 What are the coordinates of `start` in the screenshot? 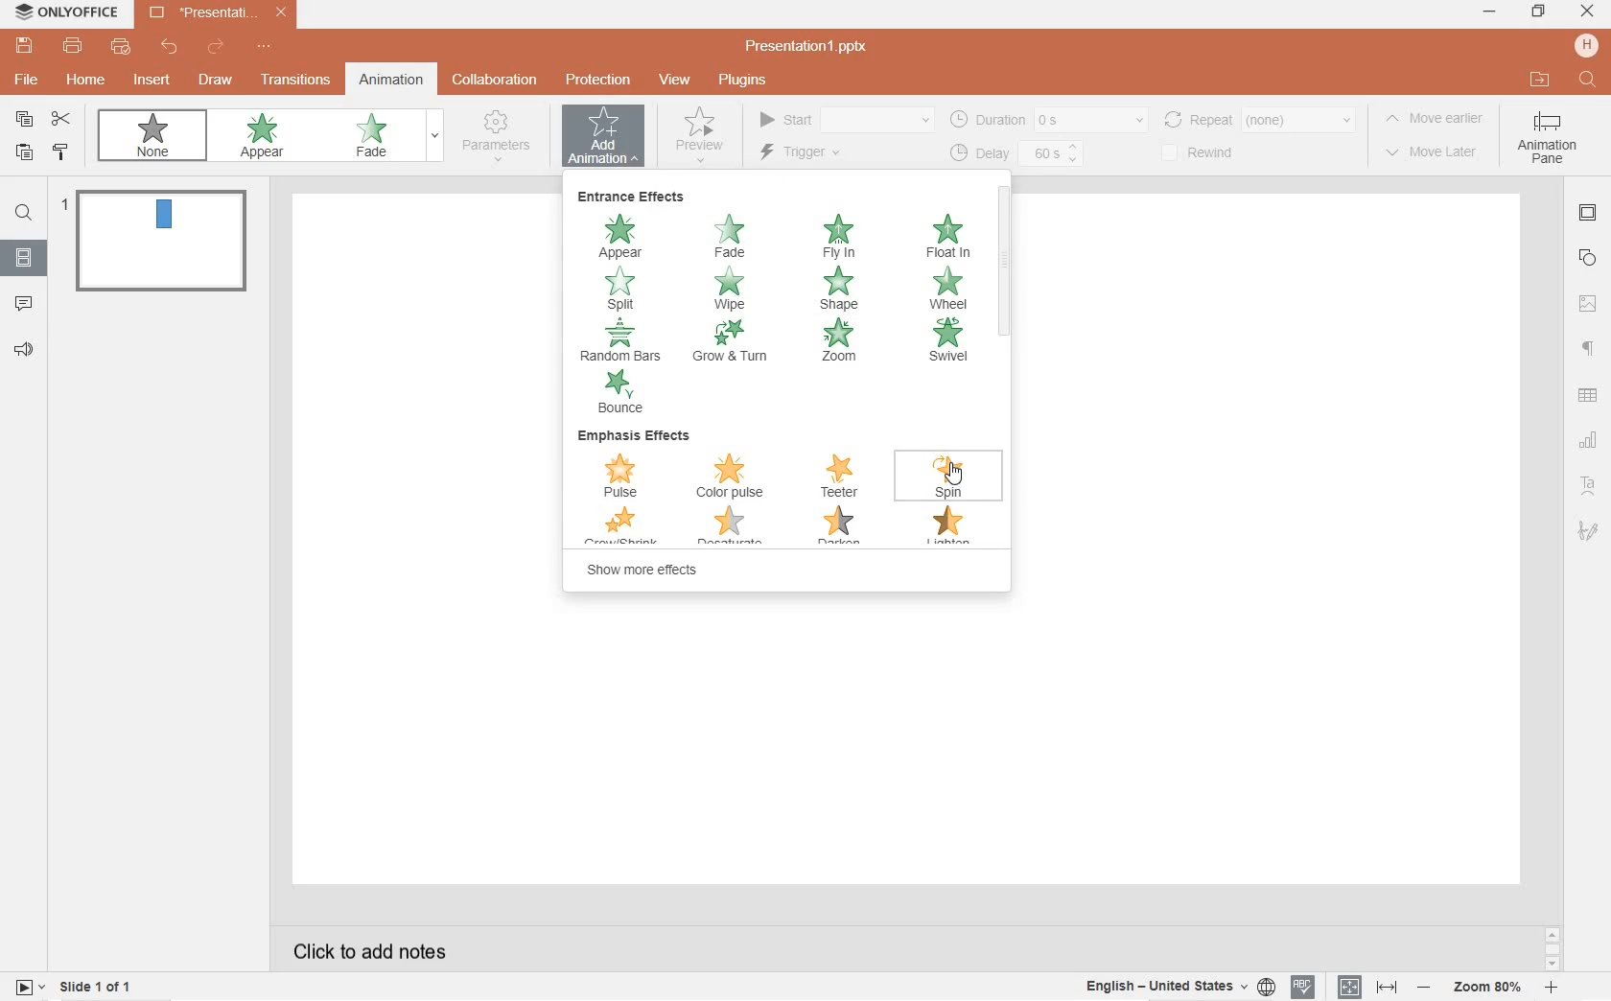 It's located at (845, 117).